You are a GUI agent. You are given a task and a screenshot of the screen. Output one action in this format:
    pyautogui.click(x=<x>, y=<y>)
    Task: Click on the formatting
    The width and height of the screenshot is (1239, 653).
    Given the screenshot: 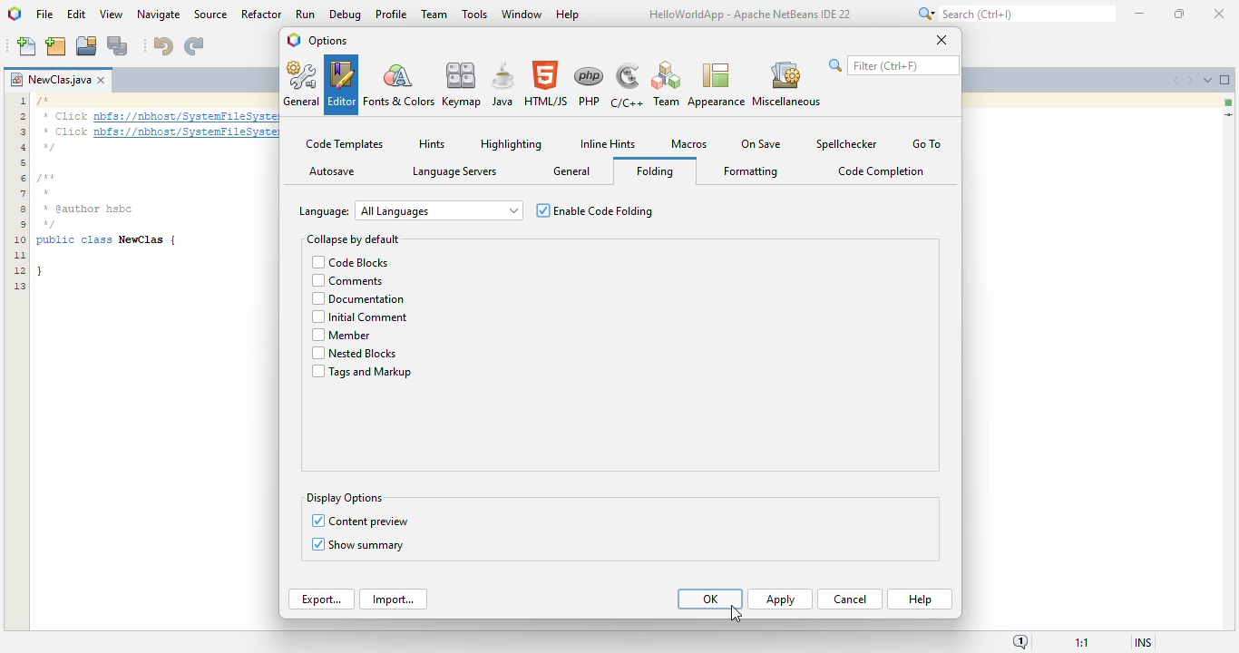 What is the action you would take?
    pyautogui.click(x=752, y=171)
    